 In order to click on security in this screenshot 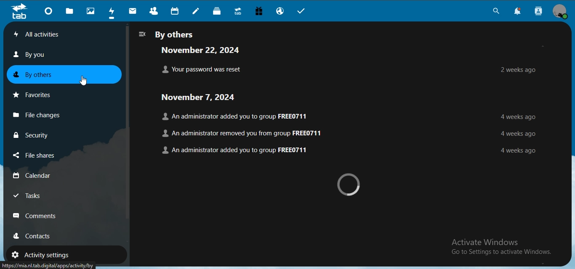, I will do `click(33, 134)`.